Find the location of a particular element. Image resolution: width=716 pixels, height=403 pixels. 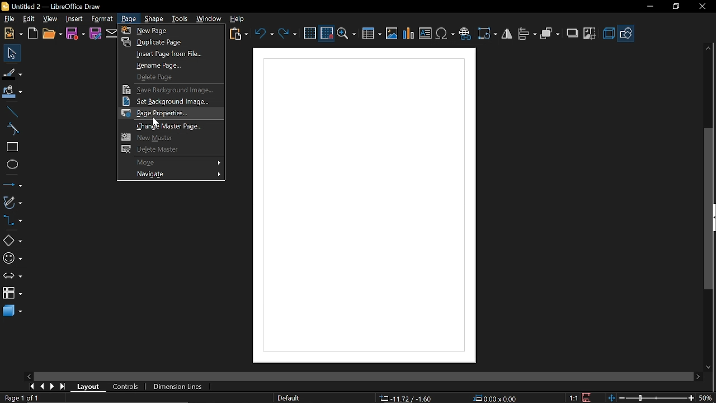

Current zoom is located at coordinates (706, 397).